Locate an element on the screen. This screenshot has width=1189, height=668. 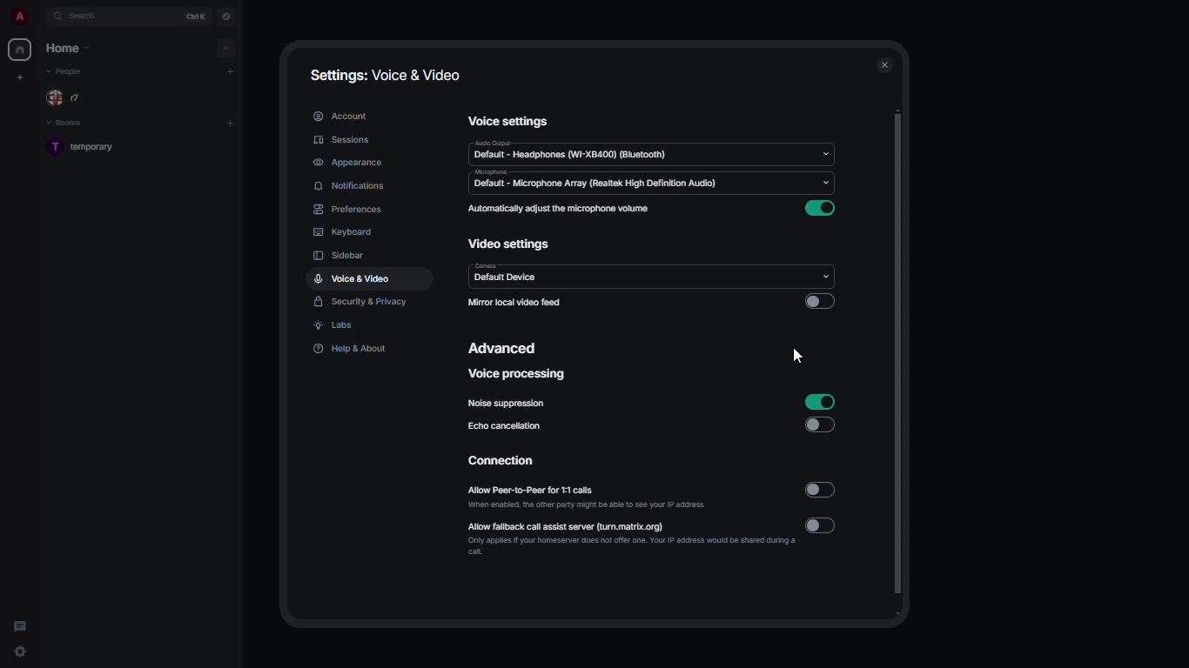
camera default is located at coordinates (508, 273).